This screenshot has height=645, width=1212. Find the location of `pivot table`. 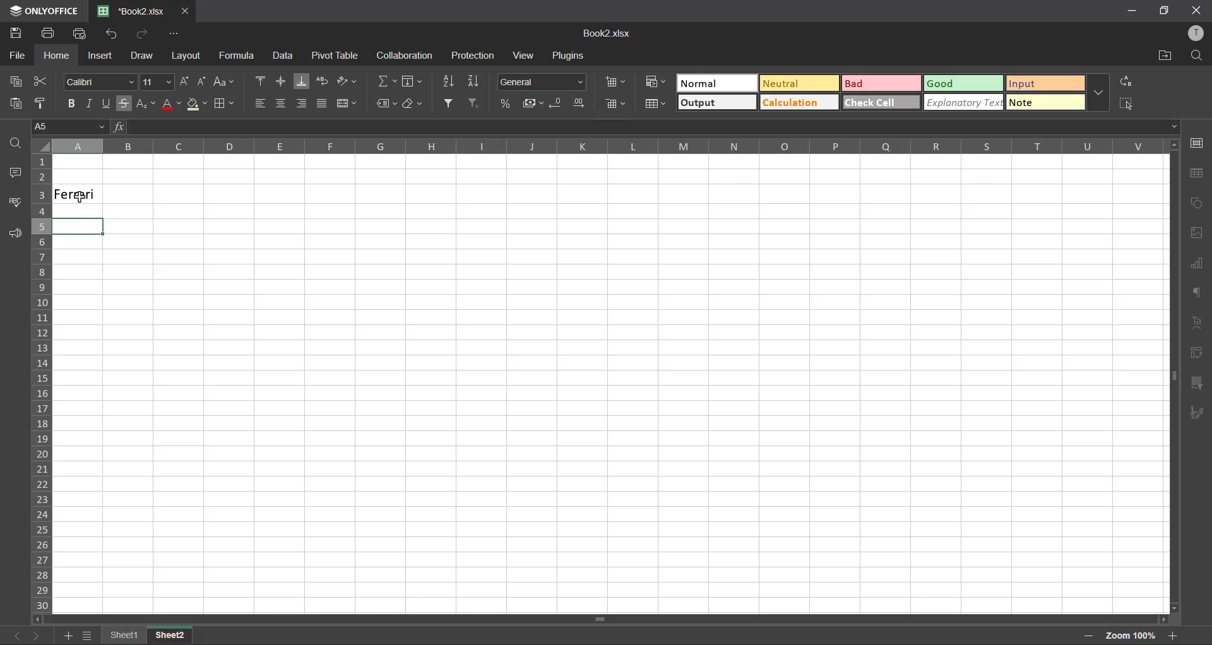

pivot table is located at coordinates (1197, 355).